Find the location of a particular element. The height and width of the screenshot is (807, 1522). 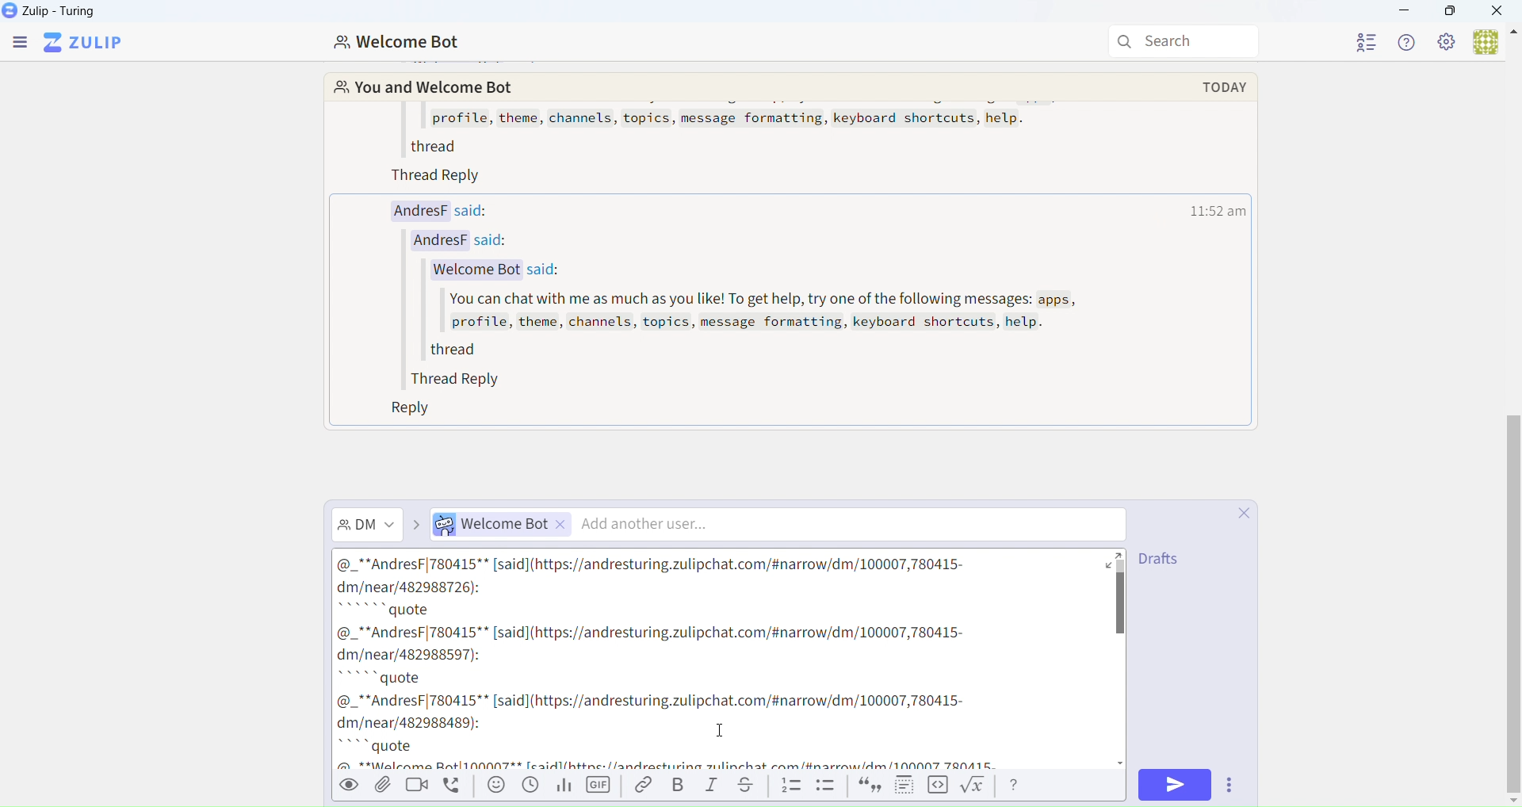

vertical scroll bar is located at coordinates (1122, 600).